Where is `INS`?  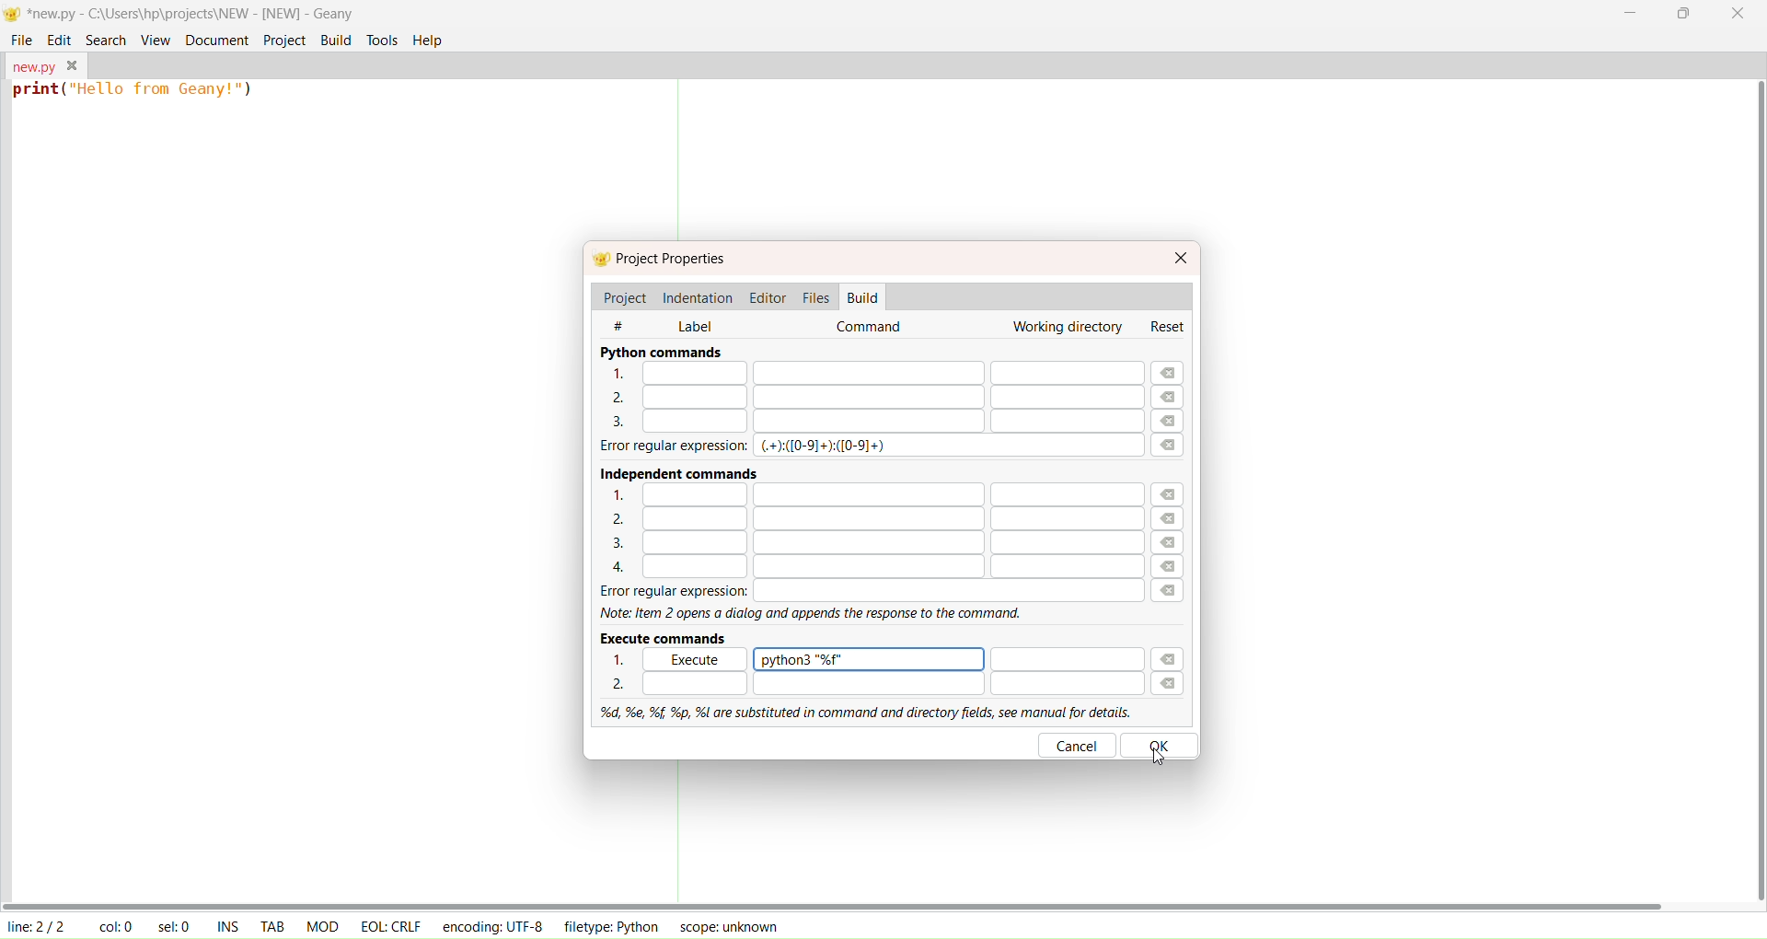 INS is located at coordinates (228, 924).